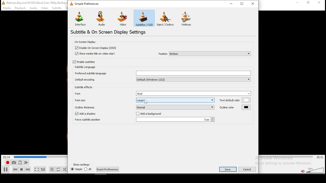 The width and height of the screenshot is (326, 183). Describe the element at coordinates (34, 8) in the screenshot. I see `` at that location.